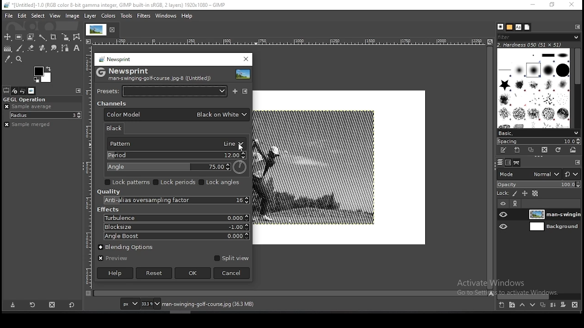 The height and width of the screenshot is (328, 584). Describe the element at coordinates (19, 37) in the screenshot. I see `rectangle select tool` at that location.